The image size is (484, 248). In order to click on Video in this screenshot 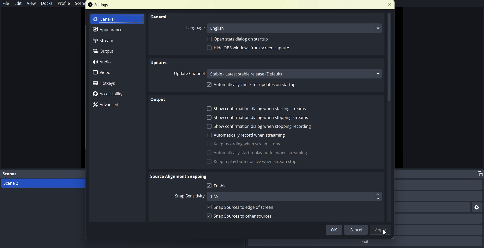, I will do `click(117, 71)`.